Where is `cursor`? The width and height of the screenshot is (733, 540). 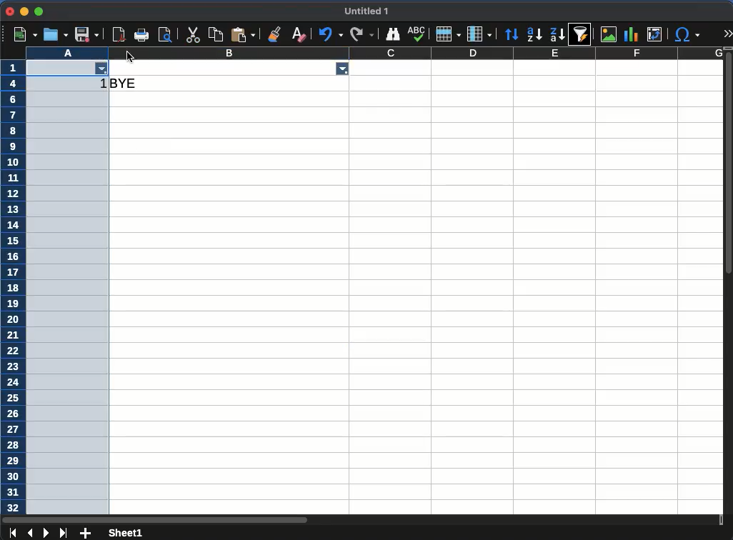 cursor is located at coordinates (131, 57).